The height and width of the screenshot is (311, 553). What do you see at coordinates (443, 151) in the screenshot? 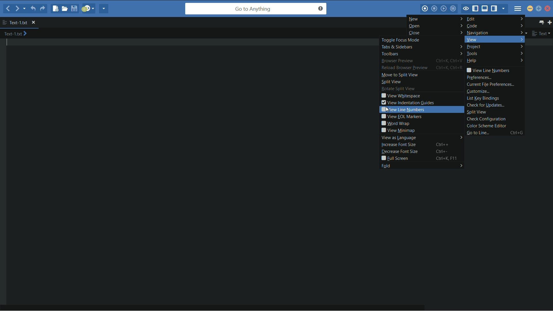
I see `Ctrl+-` at bounding box center [443, 151].